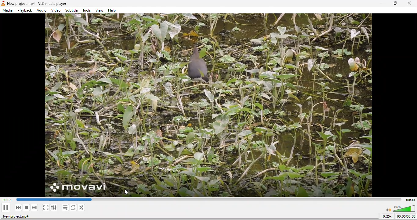  I want to click on previous media, so click(17, 208).